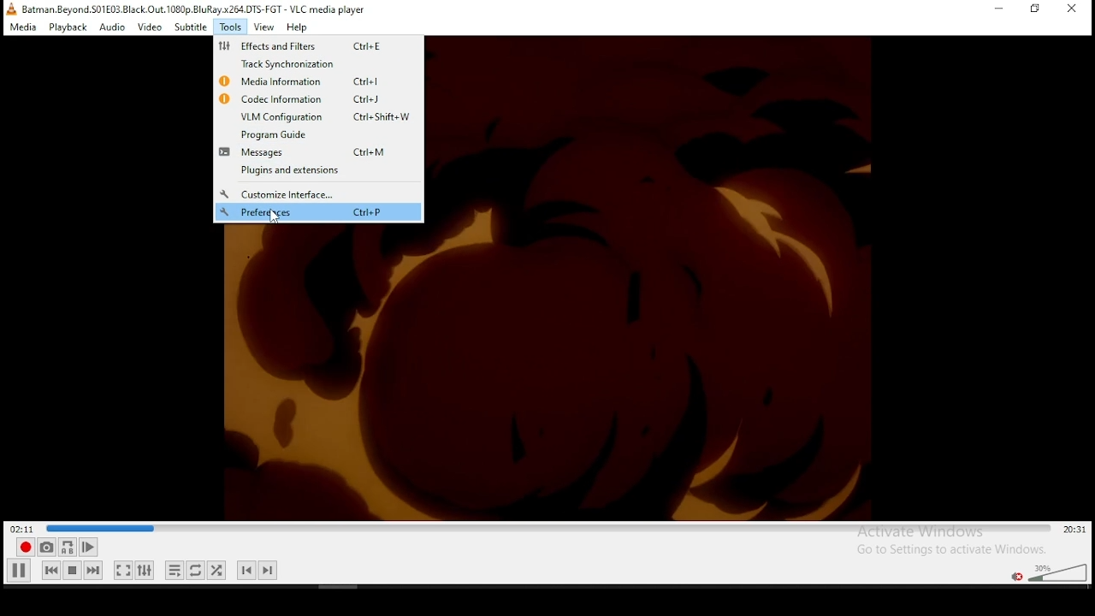 The image size is (1095, 616). What do you see at coordinates (23, 527) in the screenshot?
I see `elapsed time` at bounding box center [23, 527].